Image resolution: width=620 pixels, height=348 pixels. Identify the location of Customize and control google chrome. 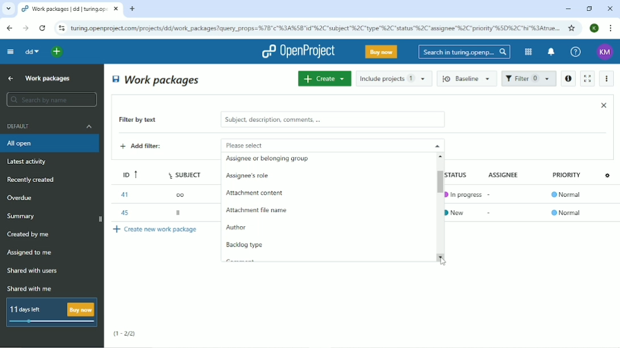
(611, 28).